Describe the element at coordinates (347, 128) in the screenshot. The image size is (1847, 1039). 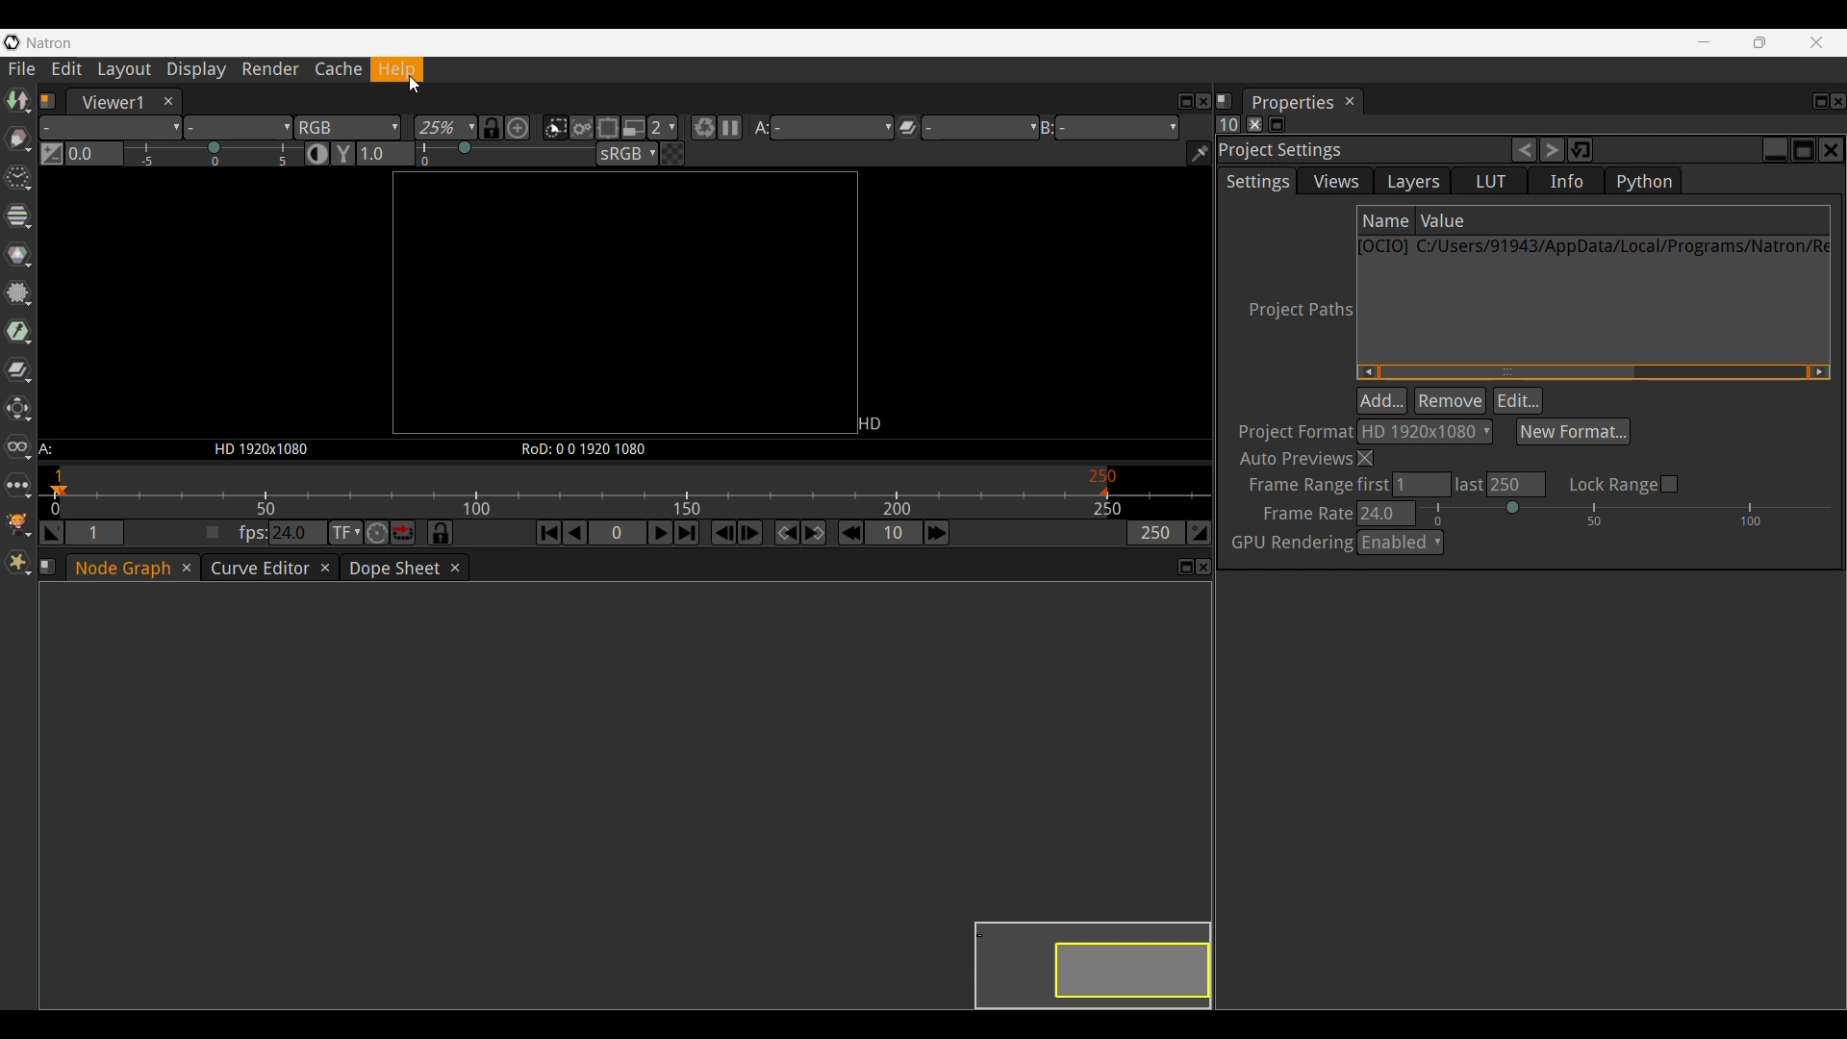
I see `RGB` at that location.